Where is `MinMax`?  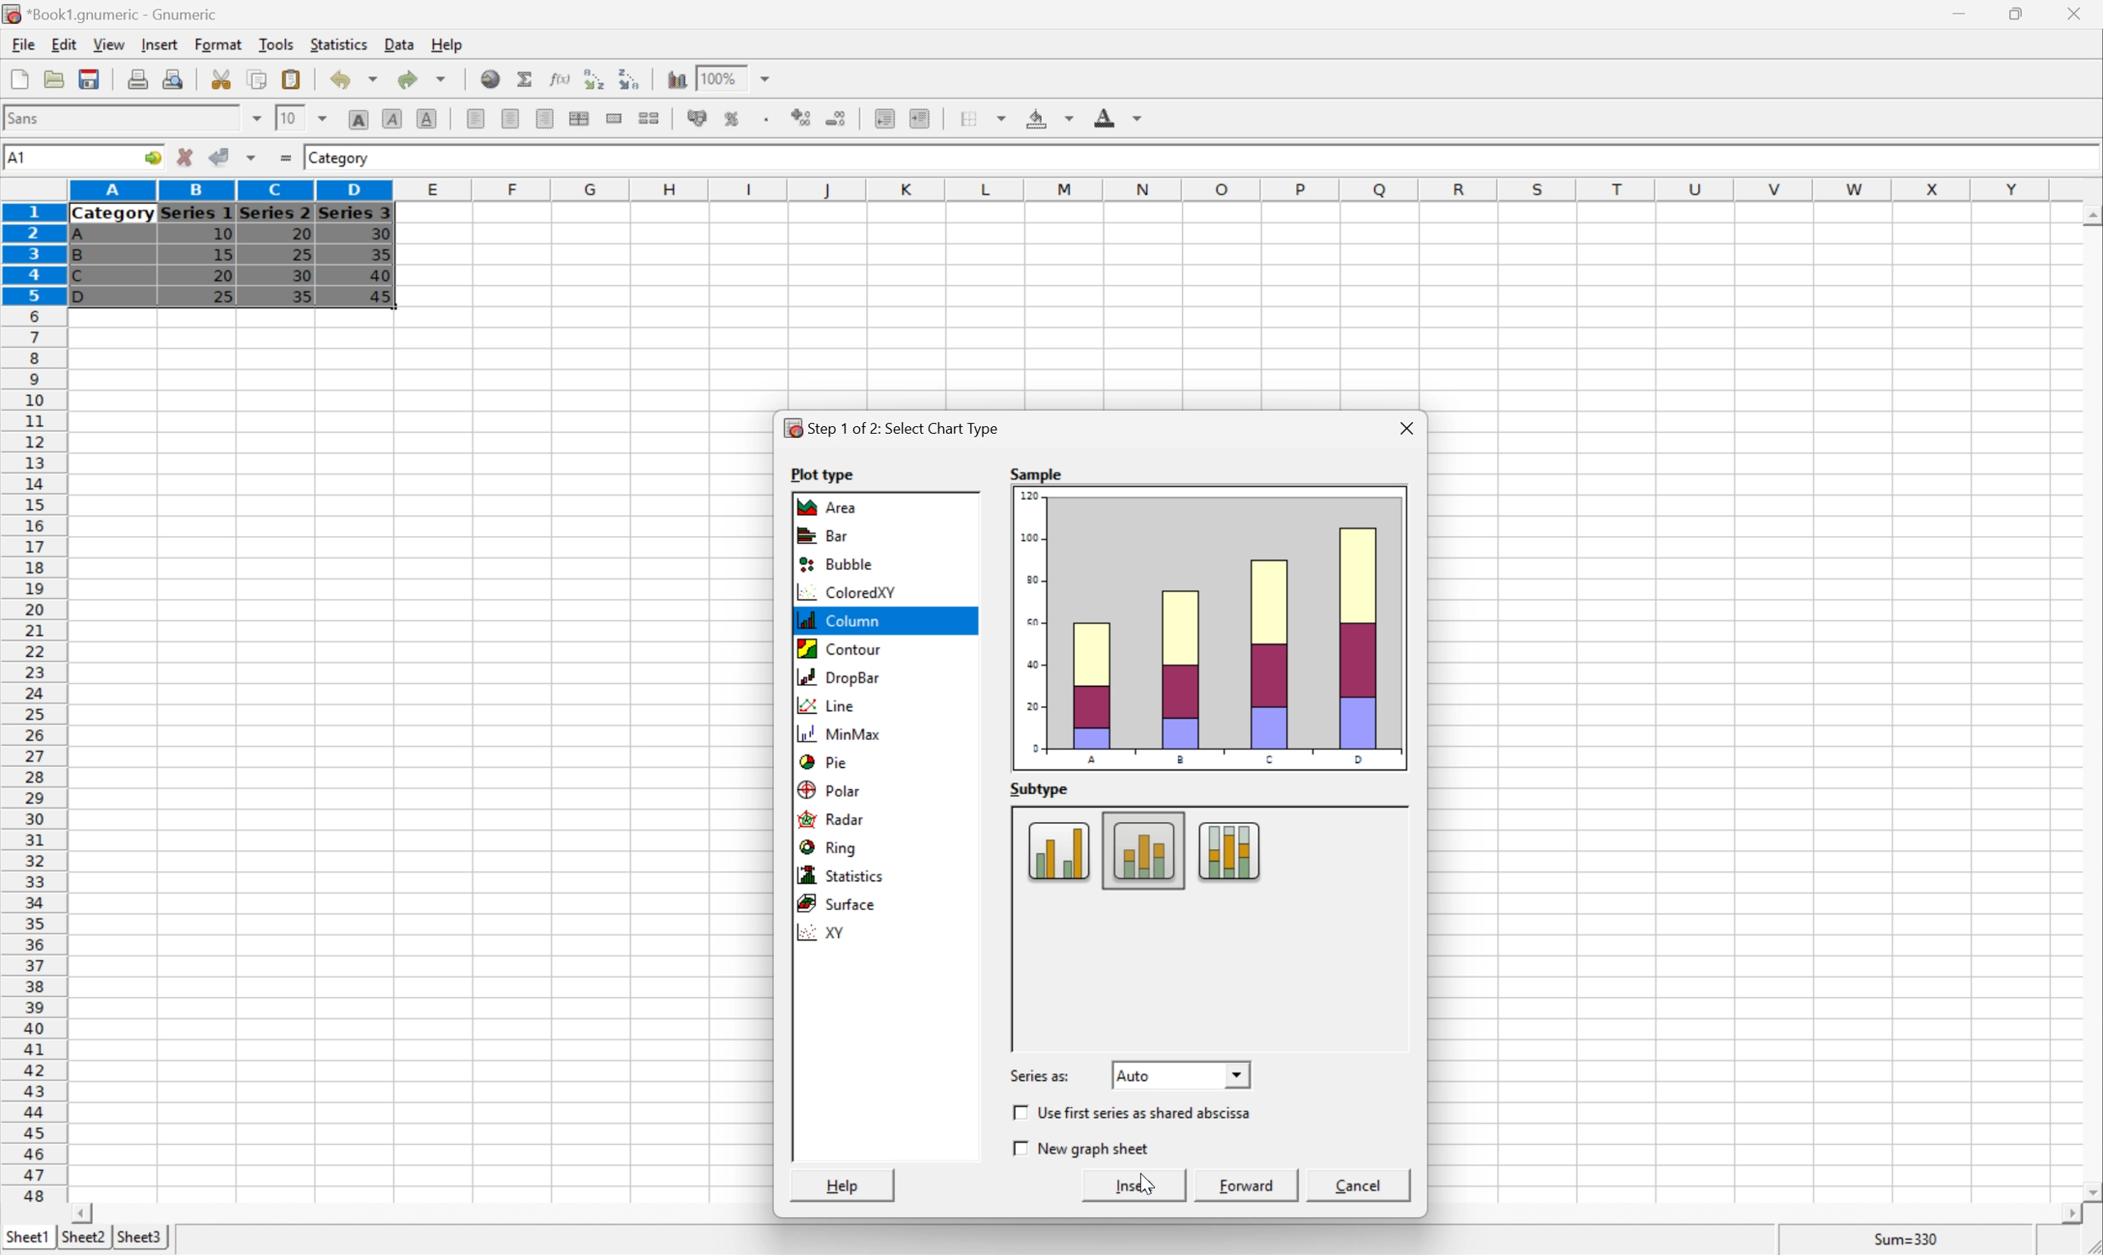 MinMax is located at coordinates (844, 734).